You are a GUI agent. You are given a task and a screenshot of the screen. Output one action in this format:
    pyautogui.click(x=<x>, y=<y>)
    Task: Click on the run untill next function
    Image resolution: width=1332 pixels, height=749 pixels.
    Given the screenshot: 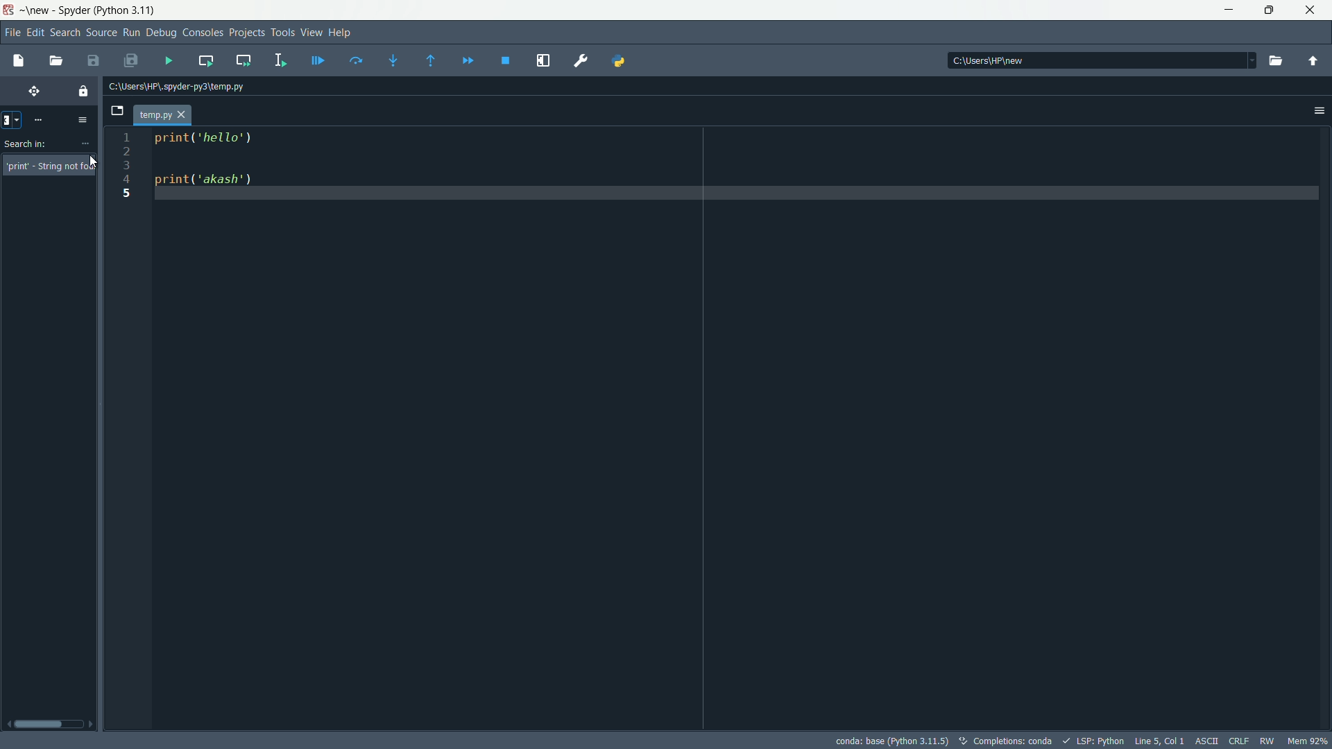 What is the action you would take?
    pyautogui.click(x=428, y=60)
    